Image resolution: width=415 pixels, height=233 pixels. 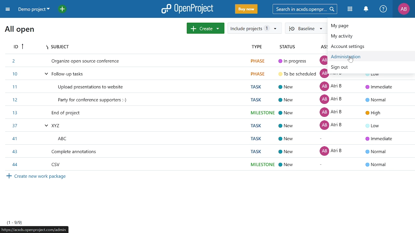 What do you see at coordinates (14, 112) in the screenshot?
I see `Task numbers/ID` at bounding box center [14, 112].